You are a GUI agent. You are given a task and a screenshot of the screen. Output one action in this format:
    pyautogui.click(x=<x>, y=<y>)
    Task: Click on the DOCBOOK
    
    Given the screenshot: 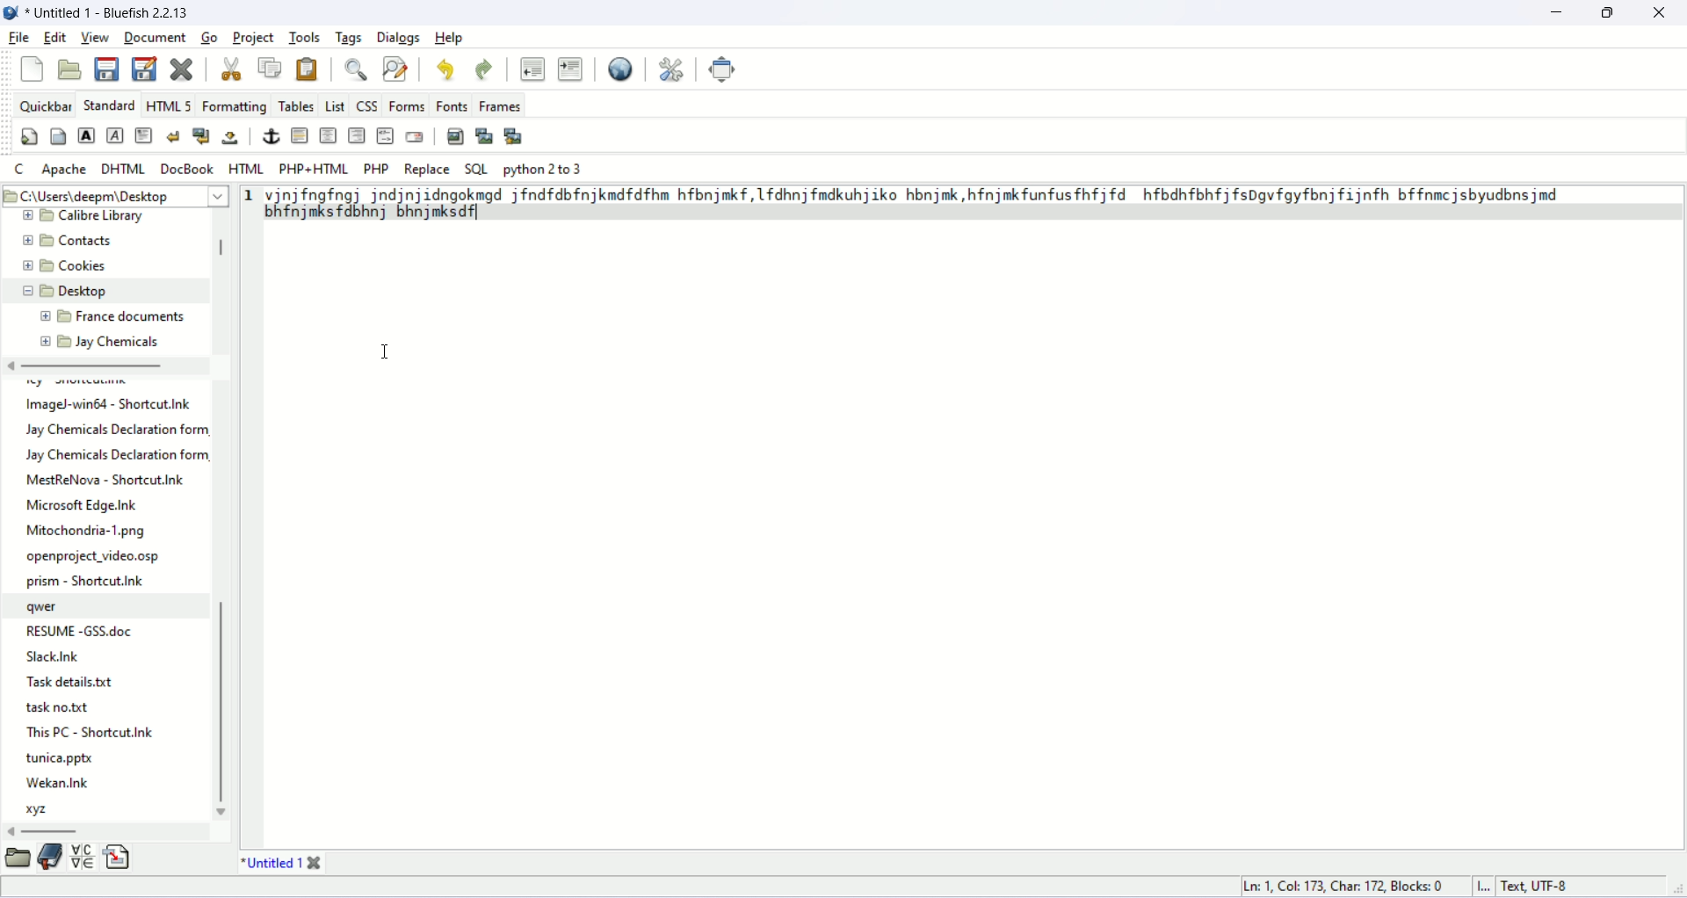 What is the action you would take?
    pyautogui.click(x=187, y=168)
    